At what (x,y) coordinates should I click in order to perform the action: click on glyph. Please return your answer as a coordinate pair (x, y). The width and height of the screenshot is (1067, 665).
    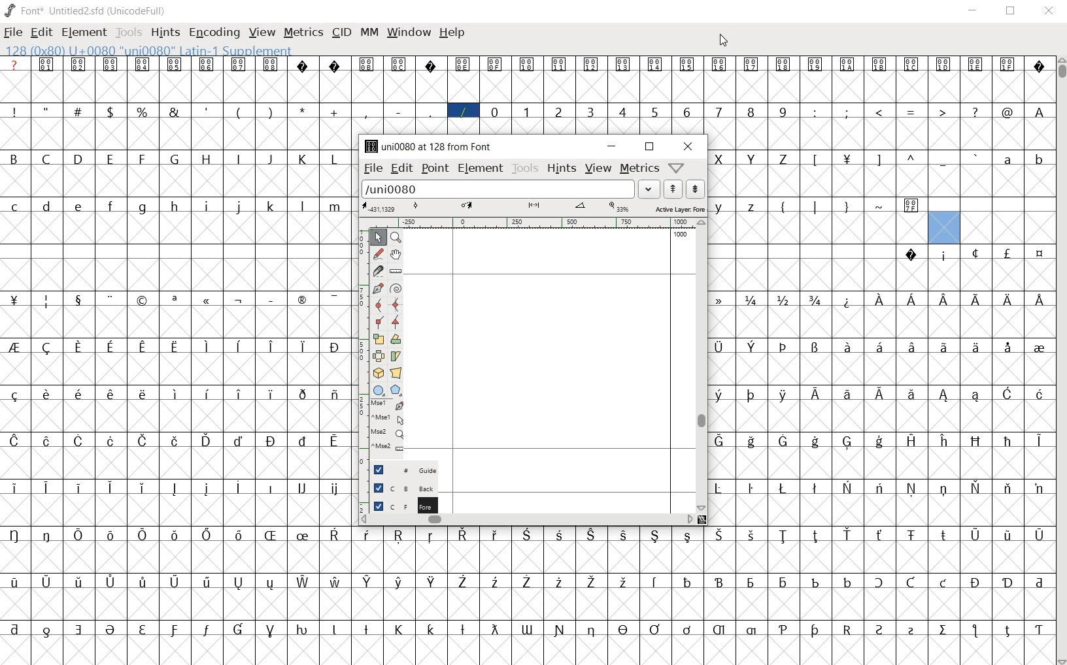
    Looking at the image, I should click on (686, 112).